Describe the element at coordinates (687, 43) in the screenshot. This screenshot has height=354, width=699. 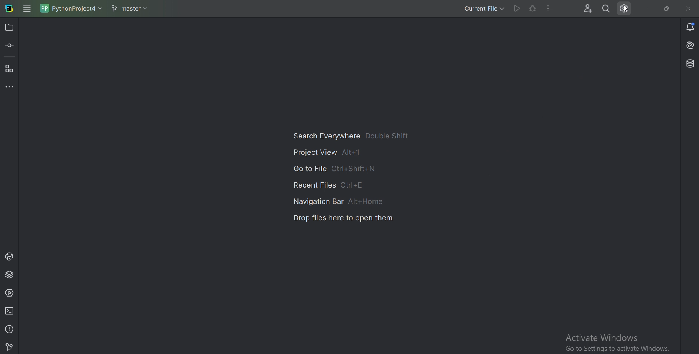
I see `Install AI assistant` at that location.